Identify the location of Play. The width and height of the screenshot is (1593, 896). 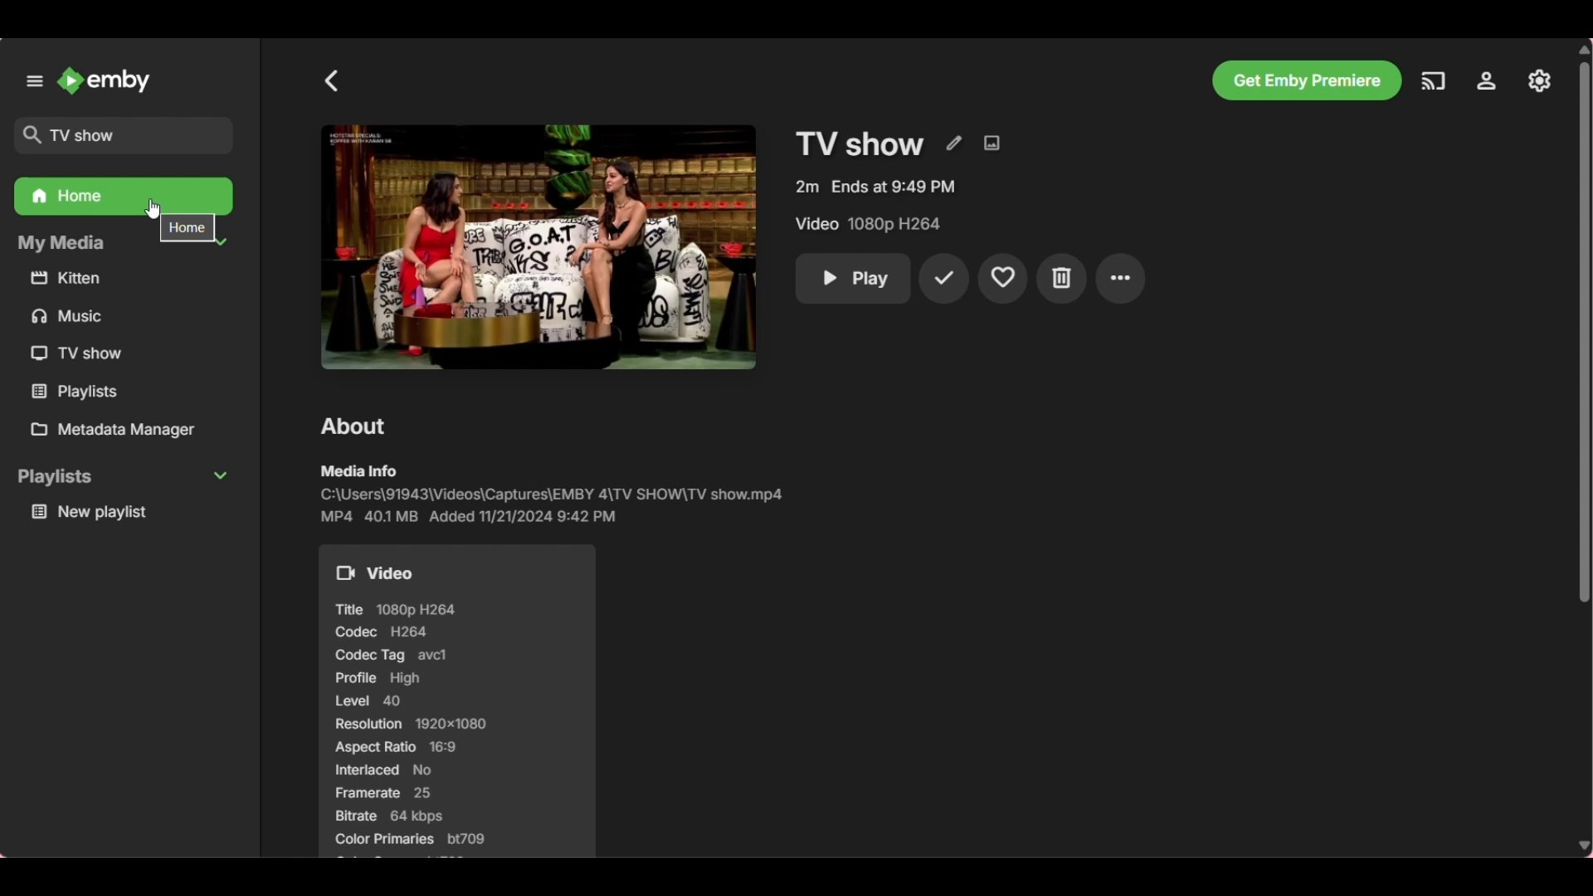
(851, 280).